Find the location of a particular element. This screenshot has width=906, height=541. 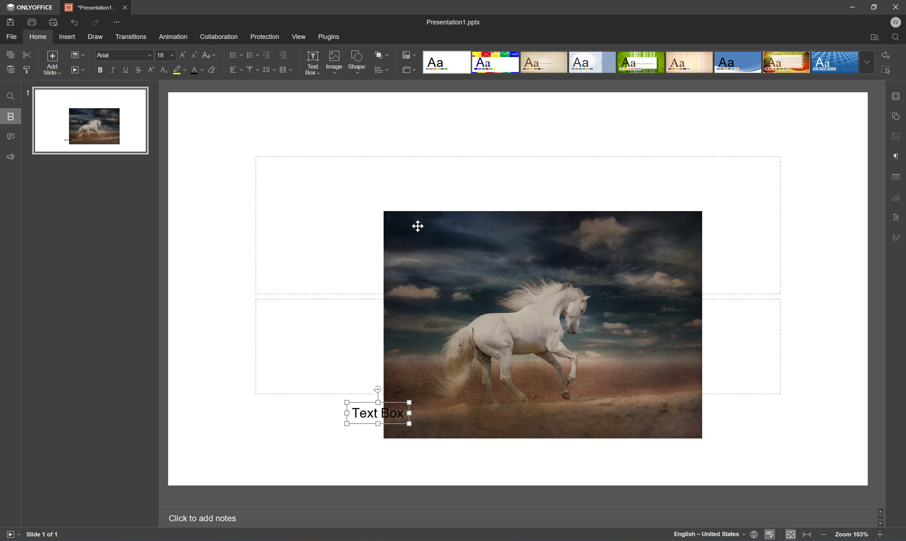

Redo is located at coordinates (97, 22).